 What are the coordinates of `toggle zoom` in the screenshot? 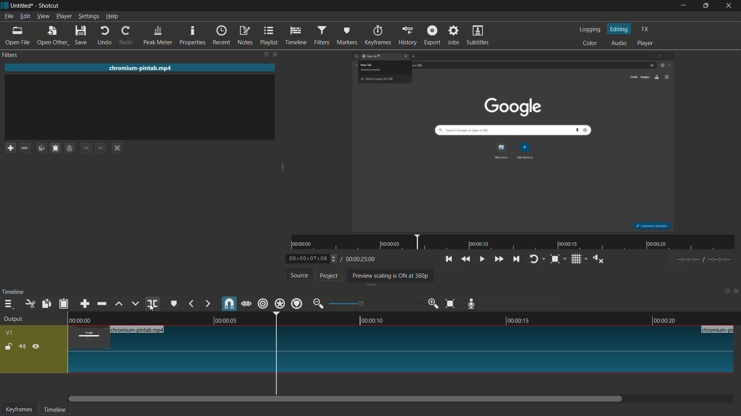 It's located at (555, 260).